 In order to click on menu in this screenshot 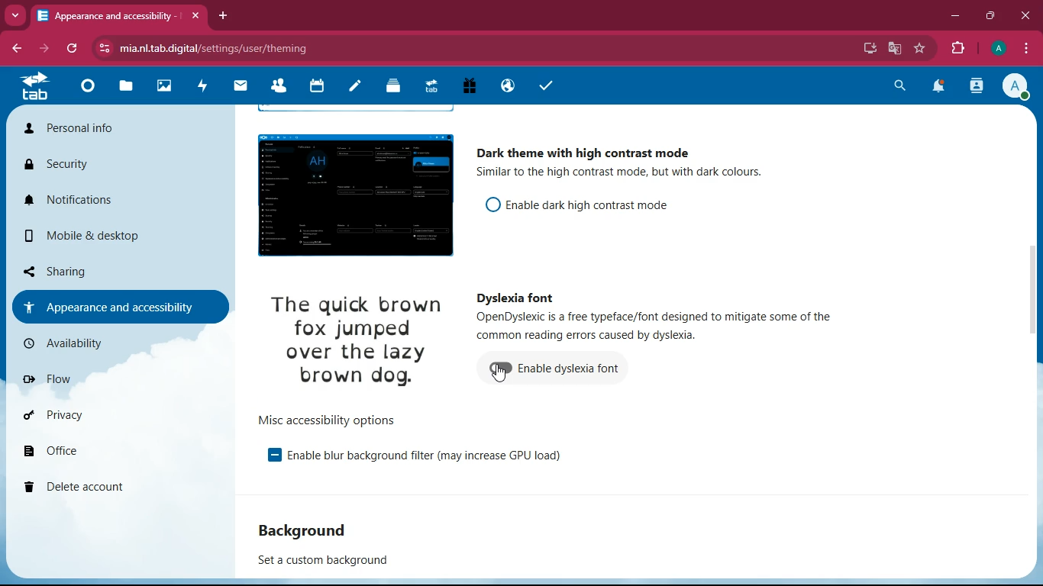, I will do `click(1022, 48)`.